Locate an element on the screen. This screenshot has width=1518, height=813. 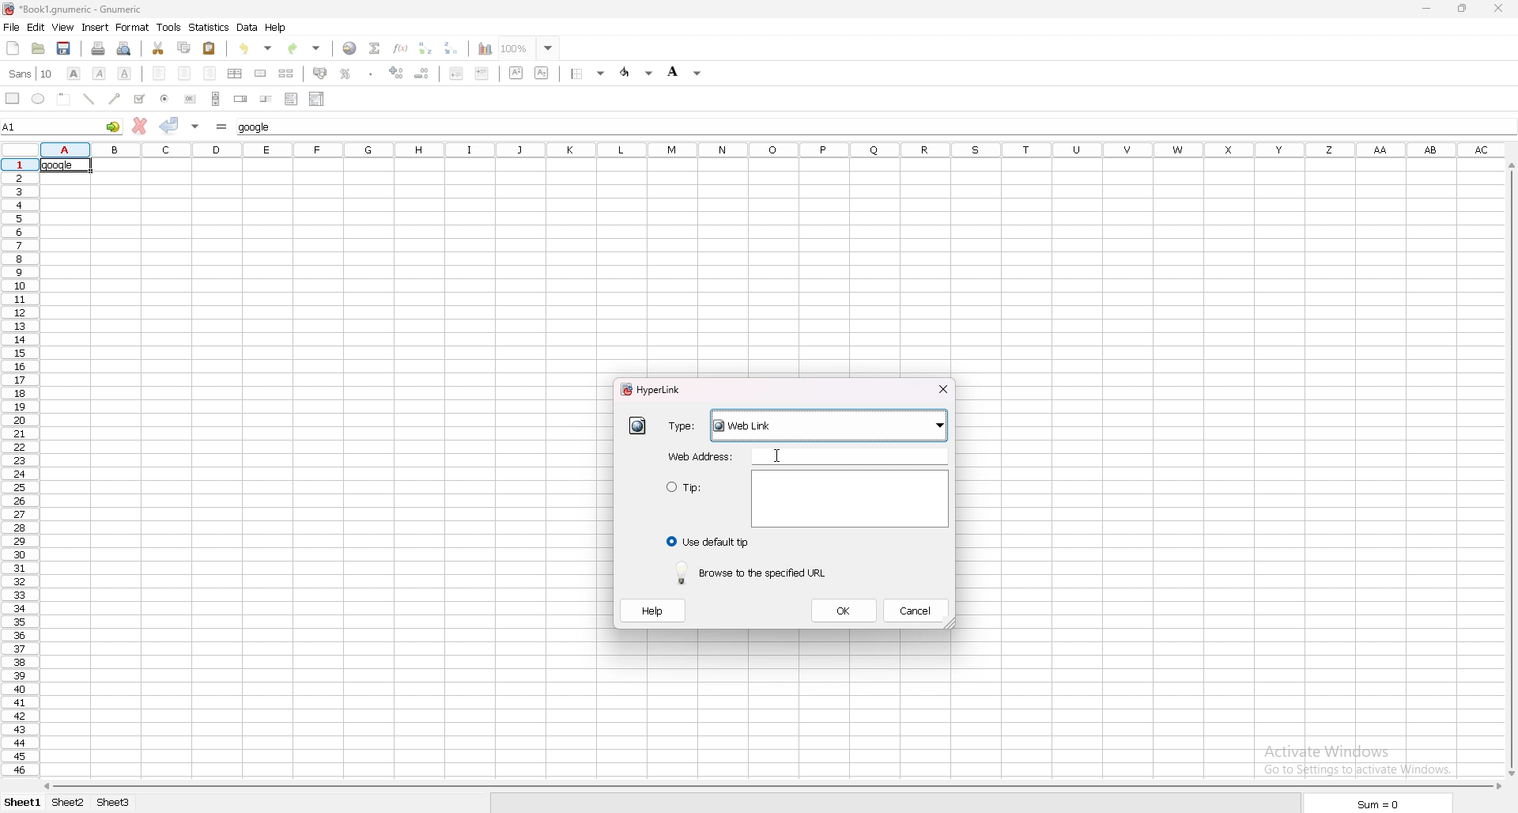
cancel is located at coordinates (914, 610).